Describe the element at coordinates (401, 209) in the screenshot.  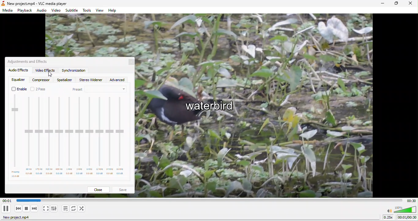
I see `volume` at that location.